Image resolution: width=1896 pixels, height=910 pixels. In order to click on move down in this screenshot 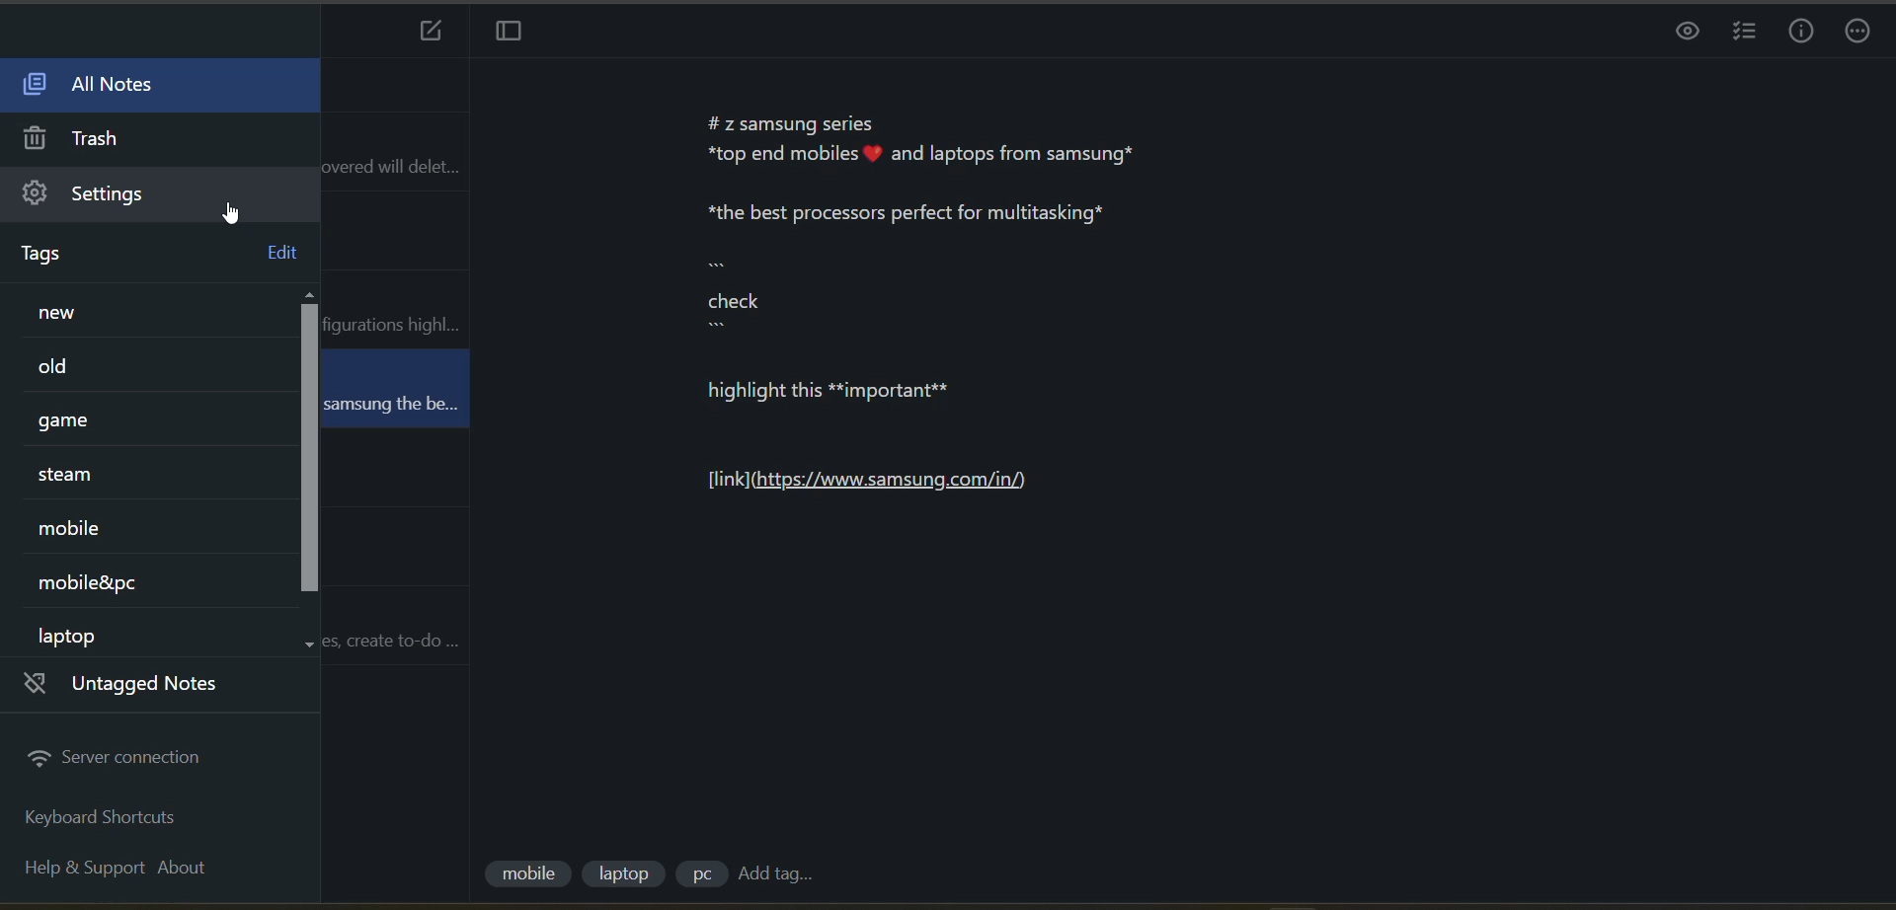, I will do `click(313, 645)`.